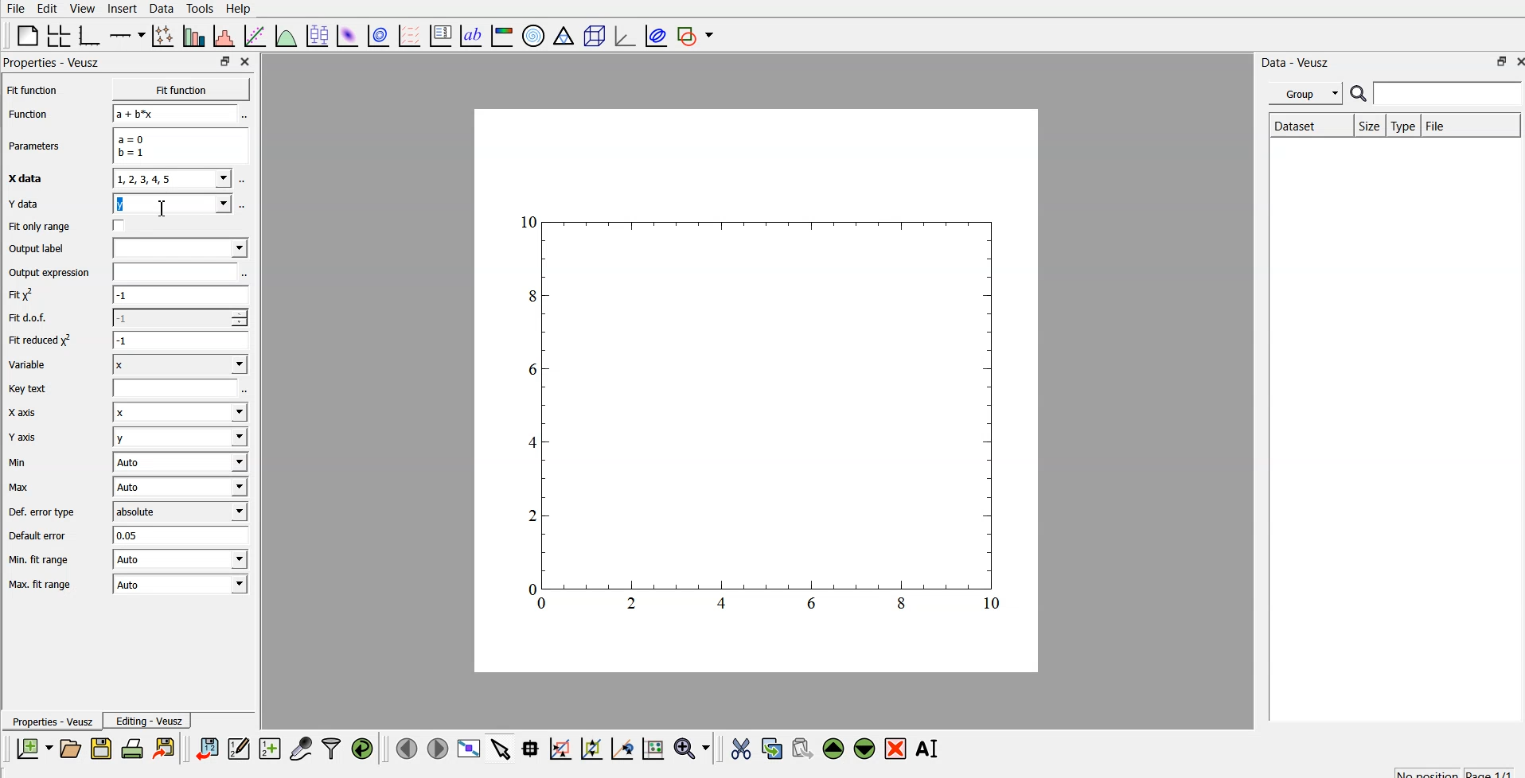 Image resolution: width=1525 pixels, height=778 pixels. I want to click on next page, so click(437, 750).